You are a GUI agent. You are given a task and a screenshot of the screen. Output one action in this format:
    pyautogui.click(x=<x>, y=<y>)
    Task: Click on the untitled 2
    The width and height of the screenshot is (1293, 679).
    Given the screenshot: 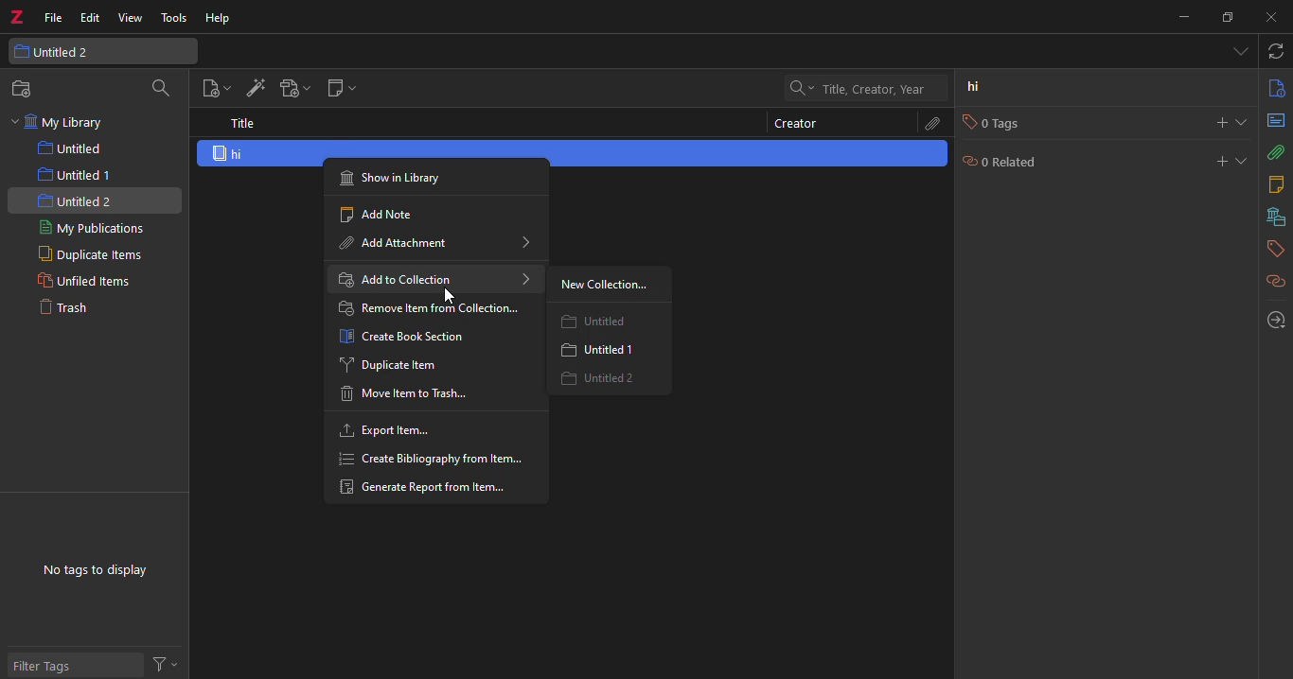 What is the action you would take?
    pyautogui.click(x=82, y=199)
    